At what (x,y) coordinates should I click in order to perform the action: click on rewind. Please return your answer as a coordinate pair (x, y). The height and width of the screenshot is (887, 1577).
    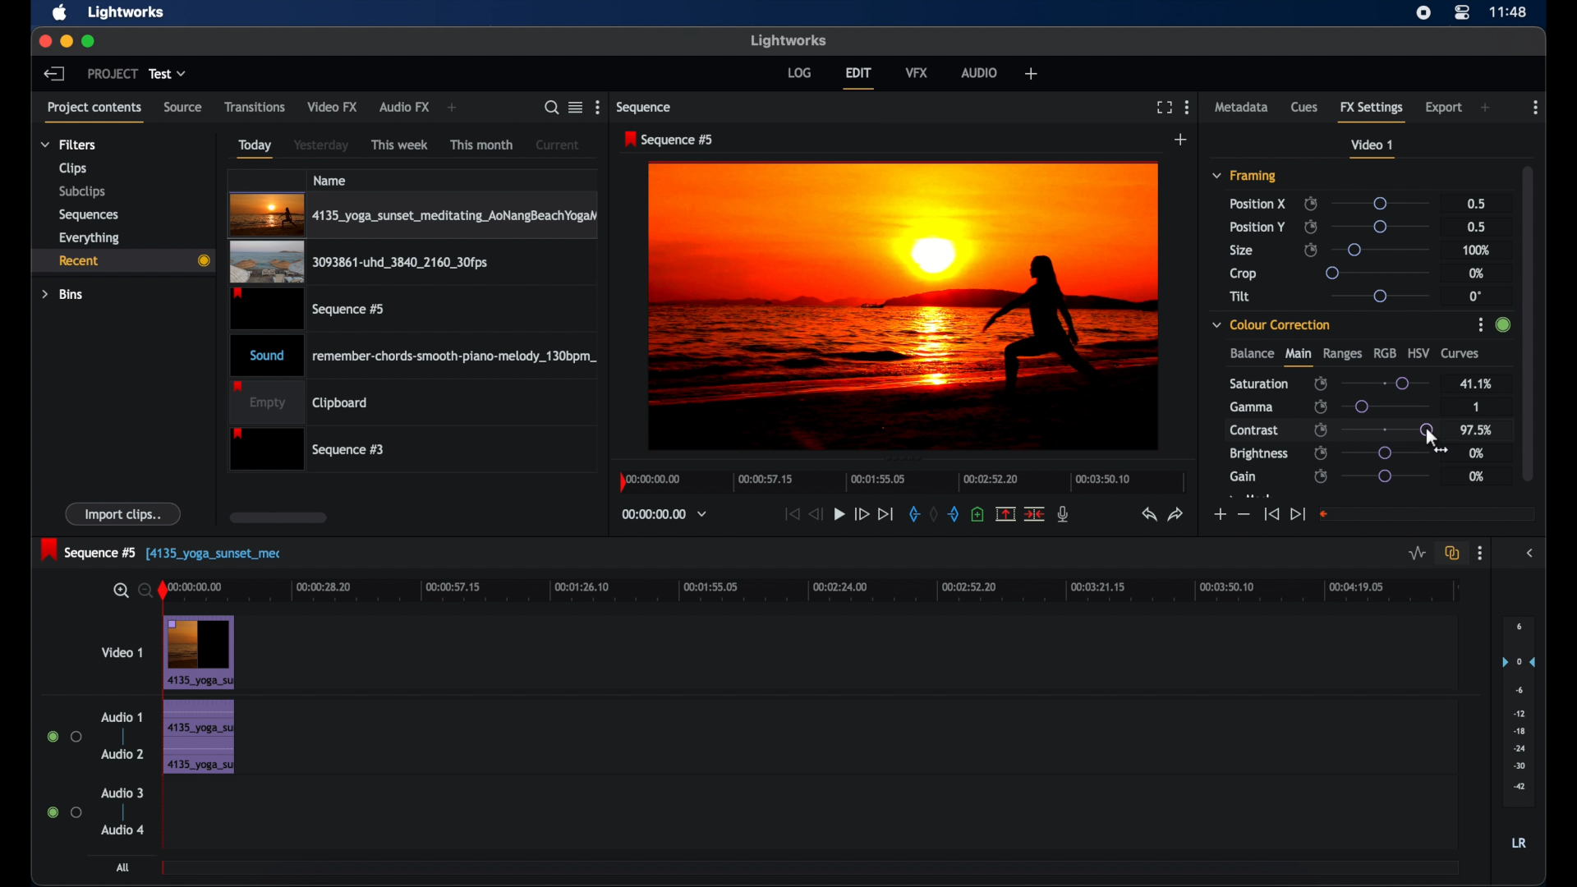
    Looking at the image, I should click on (817, 514).